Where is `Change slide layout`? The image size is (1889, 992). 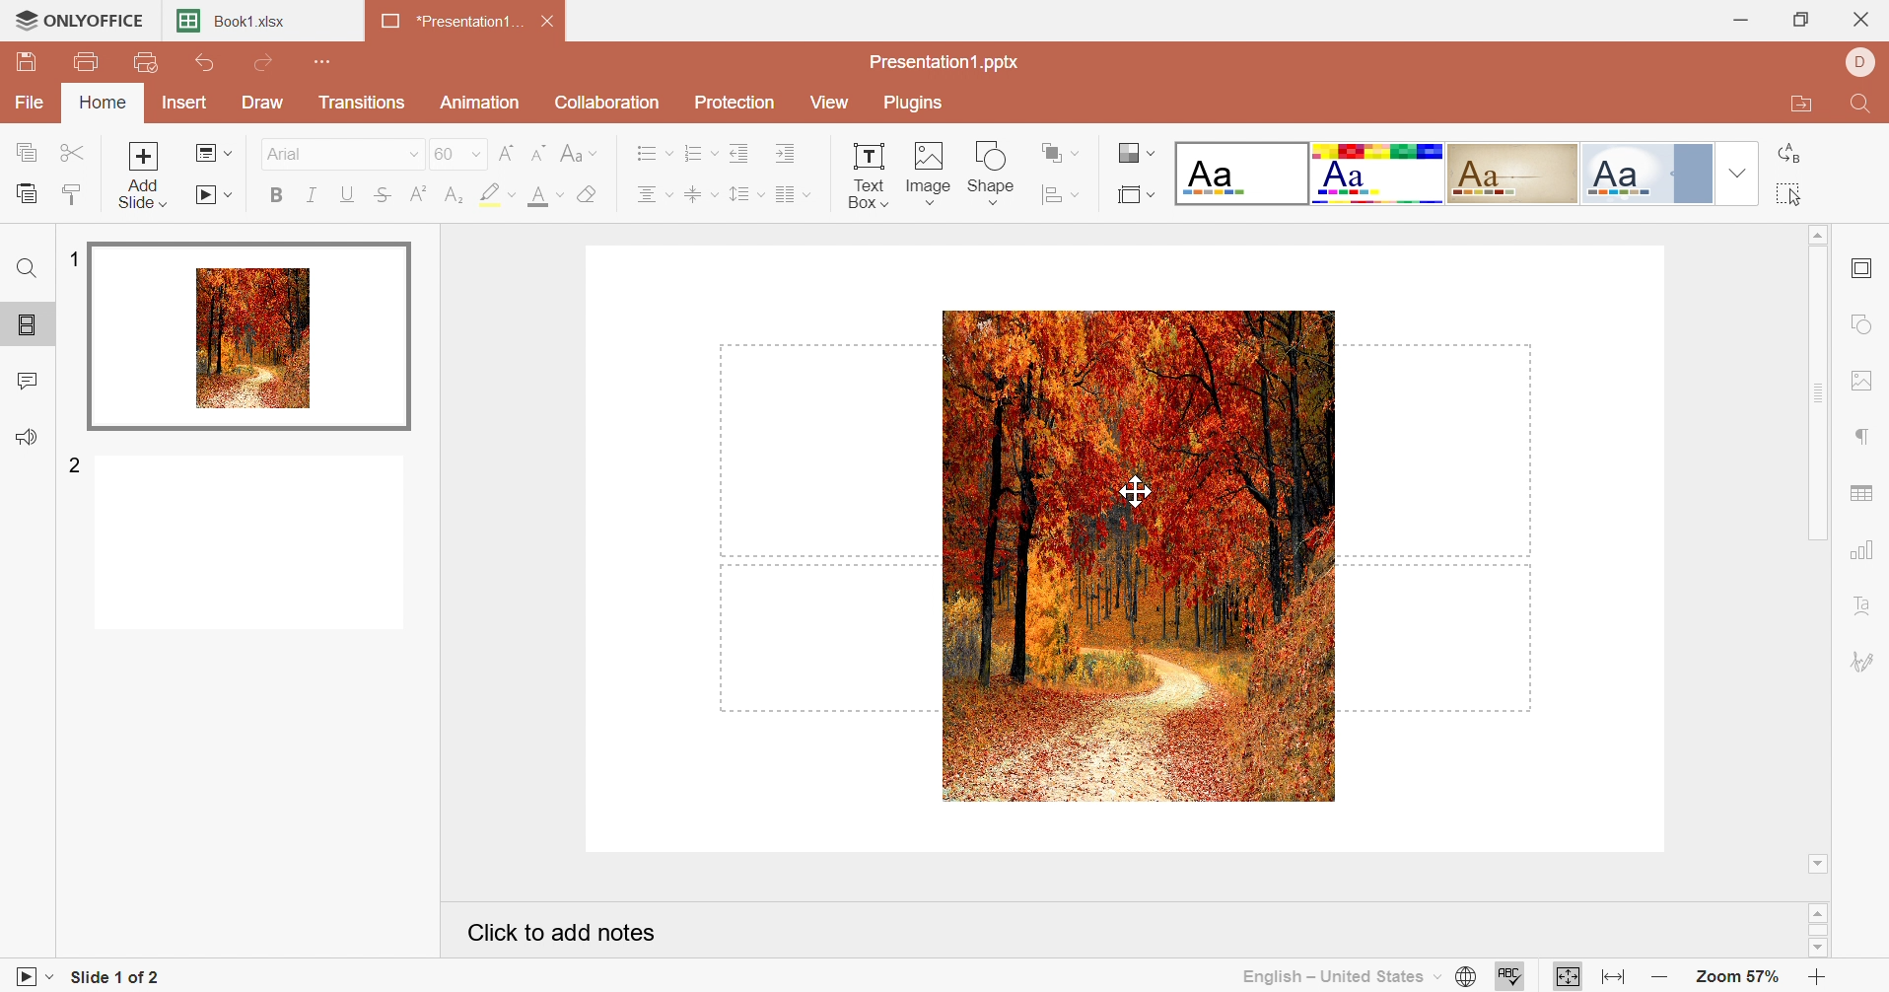
Change slide layout is located at coordinates (216, 155).